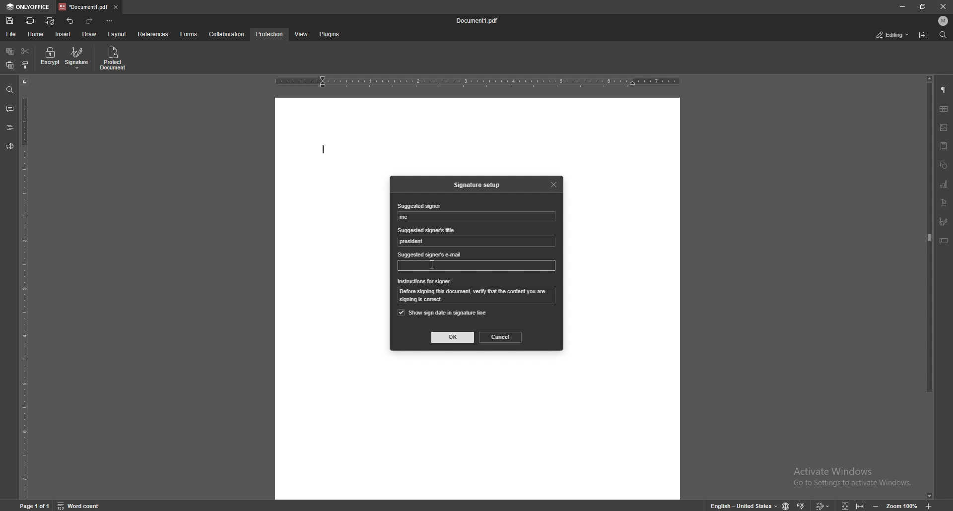 The height and width of the screenshot is (511, 953). Describe the element at coordinates (31, 20) in the screenshot. I see `print` at that location.